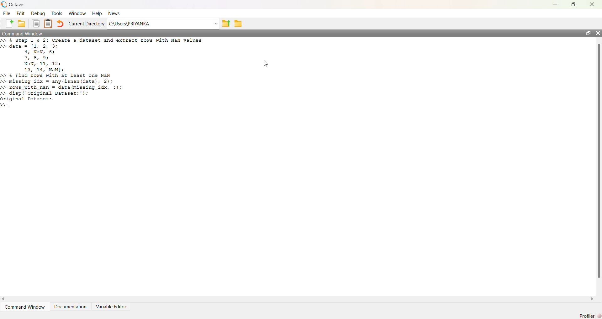  Describe the element at coordinates (70, 307) in the screenshot. I see `Documentation` at that location.